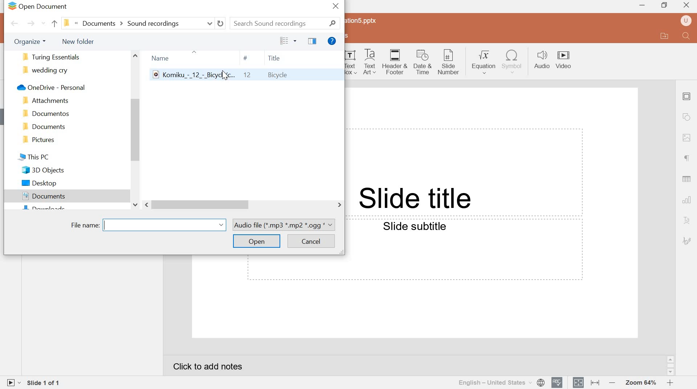 This screenshot has width=697, height=389. I want to click on show the preview pane, so click(312, 41).